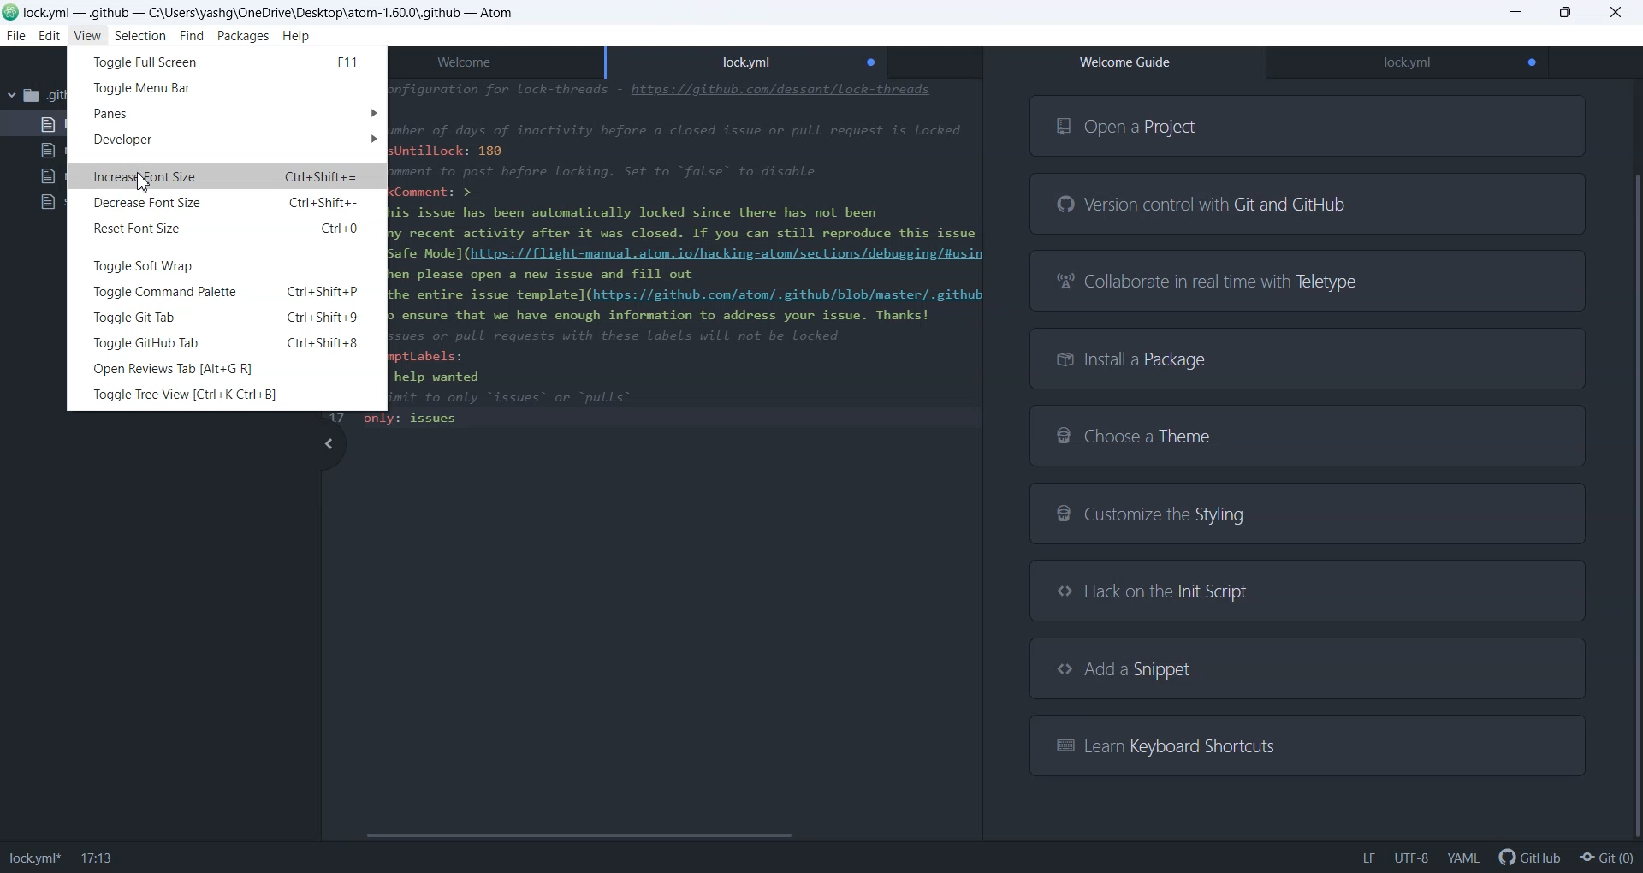 The height and width of the screenshot is (873, 1643). What do you see at coordinates (49, 37) in the screenshot?
I see `Edit` at bounding box center [49, 37].